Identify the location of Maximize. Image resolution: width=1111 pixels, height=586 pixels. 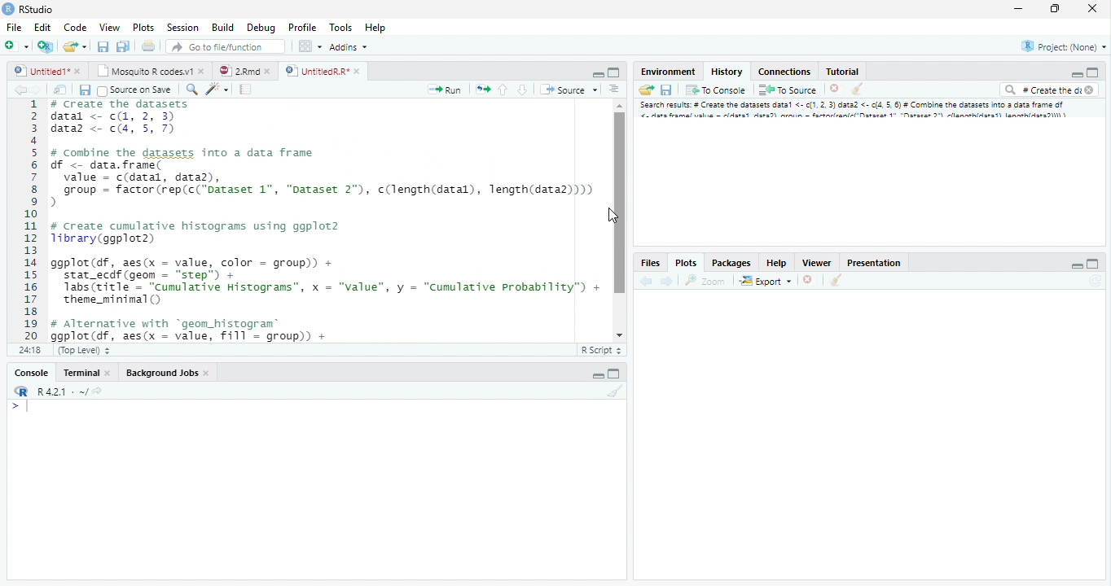
(1095, 263).